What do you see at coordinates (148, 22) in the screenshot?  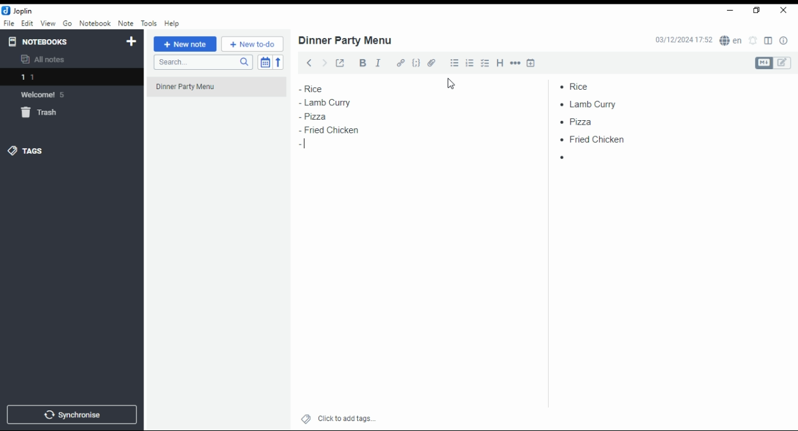 I see `tools` at bounding box center [148, 22].